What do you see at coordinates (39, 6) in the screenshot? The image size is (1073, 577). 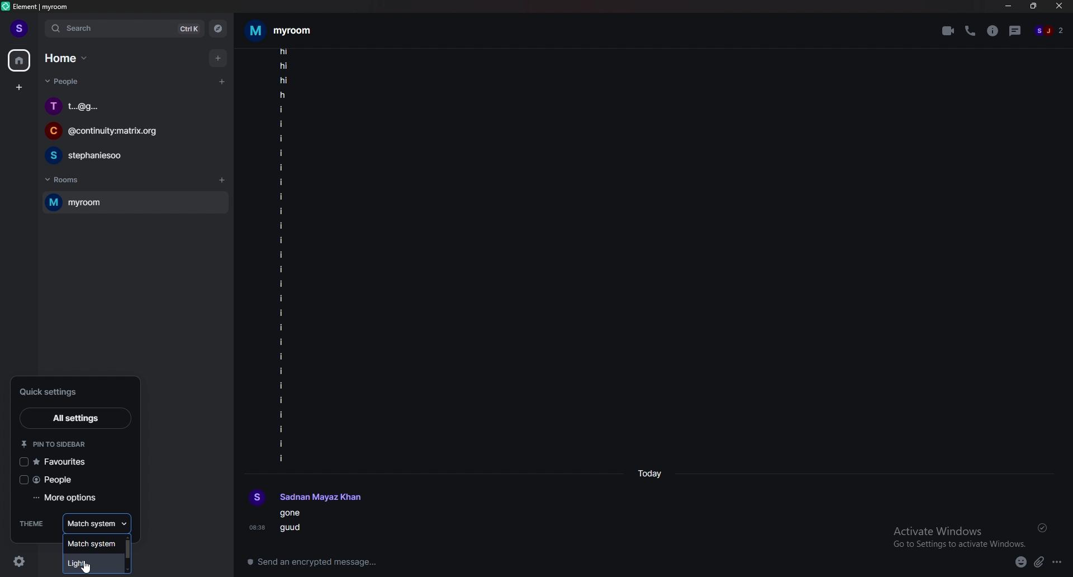 I see `title` at bounding box center [39, 6].